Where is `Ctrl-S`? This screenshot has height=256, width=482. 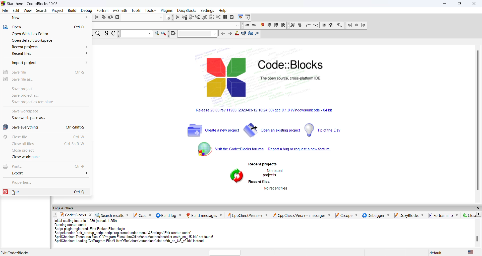
Ctrl-S is located at coordinates (80, 72).